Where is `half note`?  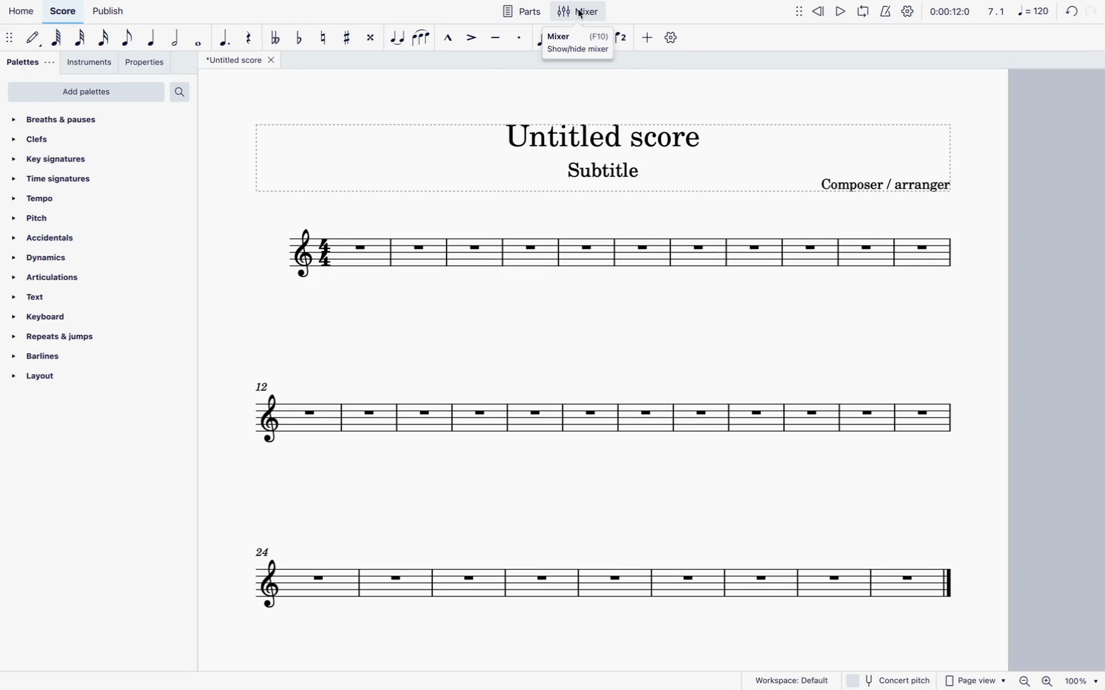
half note is located at coordinates (178, 38).